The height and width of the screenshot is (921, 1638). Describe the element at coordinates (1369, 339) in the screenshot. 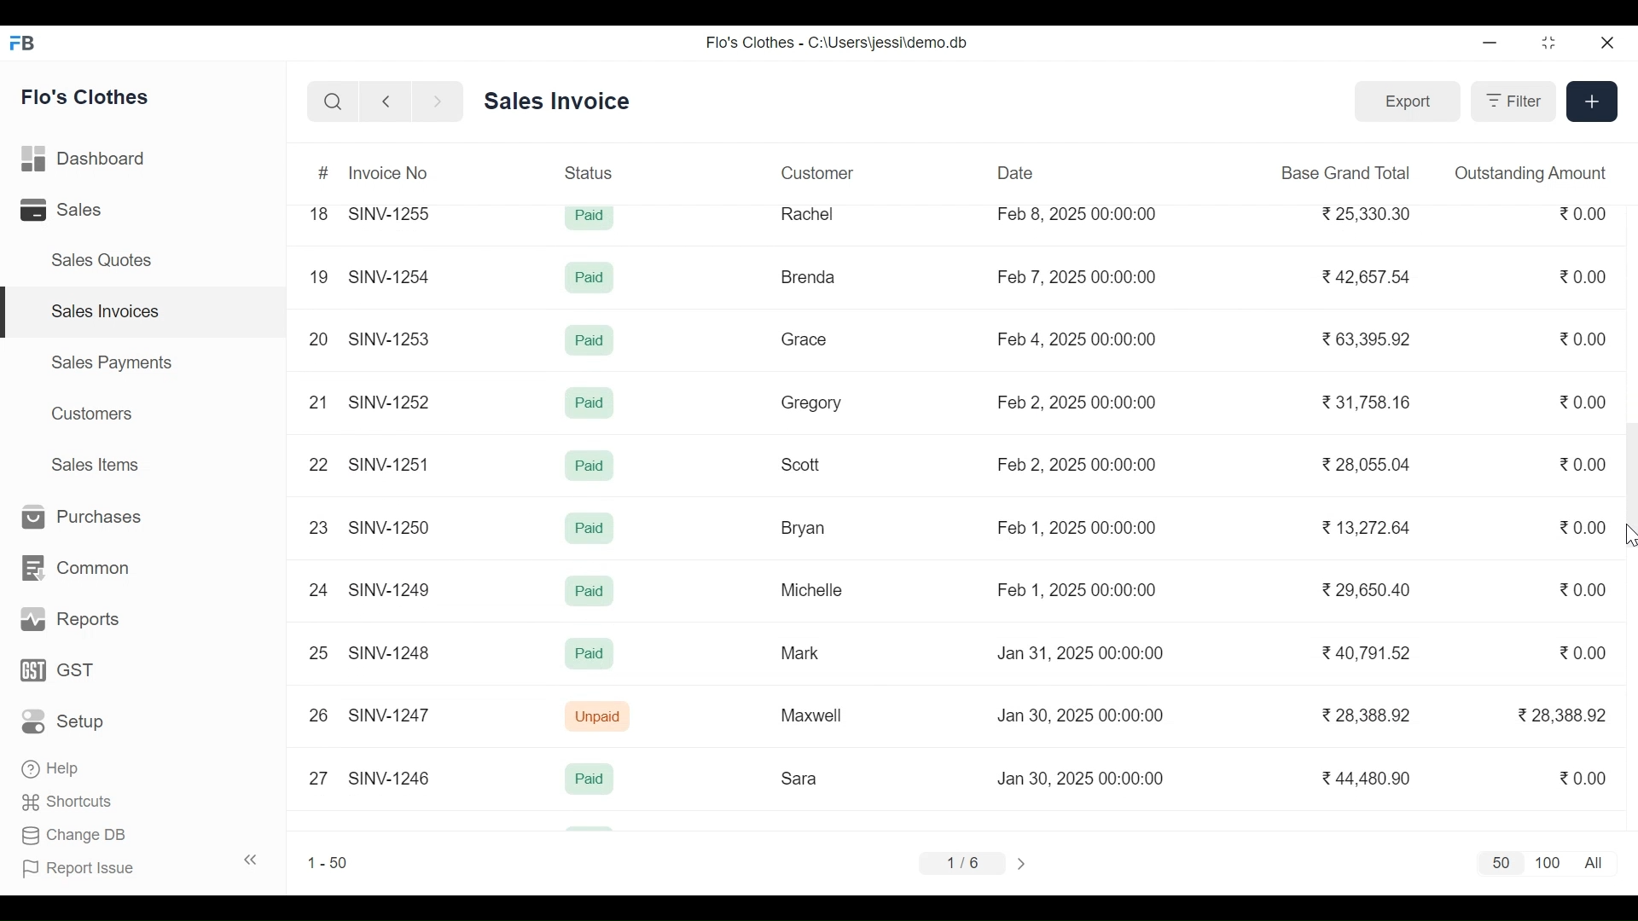

I see `63,395.92` at that location.